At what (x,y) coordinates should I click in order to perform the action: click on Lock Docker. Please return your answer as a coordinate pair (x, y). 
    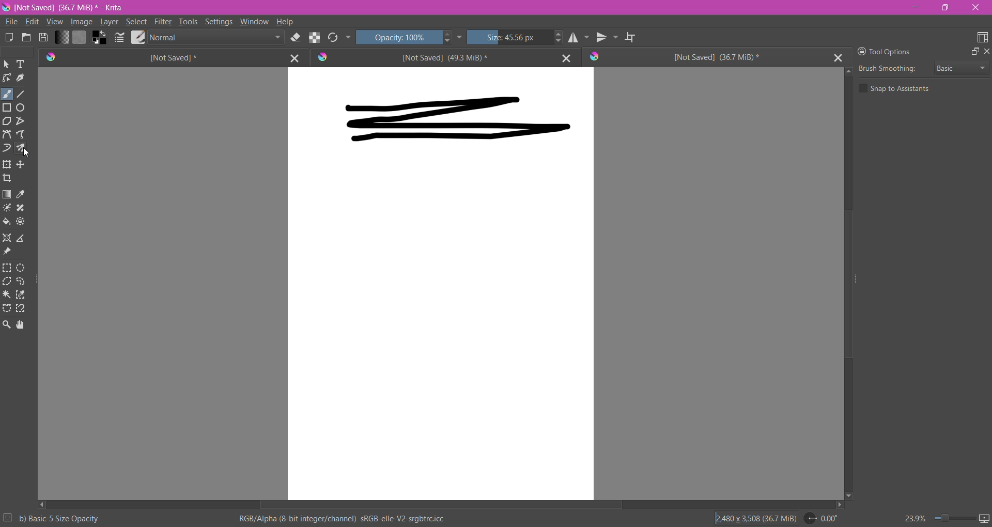
    Looking at the image, I should click on (859, 51).